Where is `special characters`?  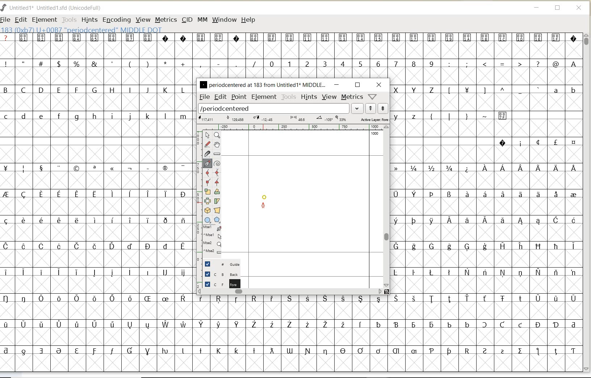 special characters is located at coordinates (95, 259).